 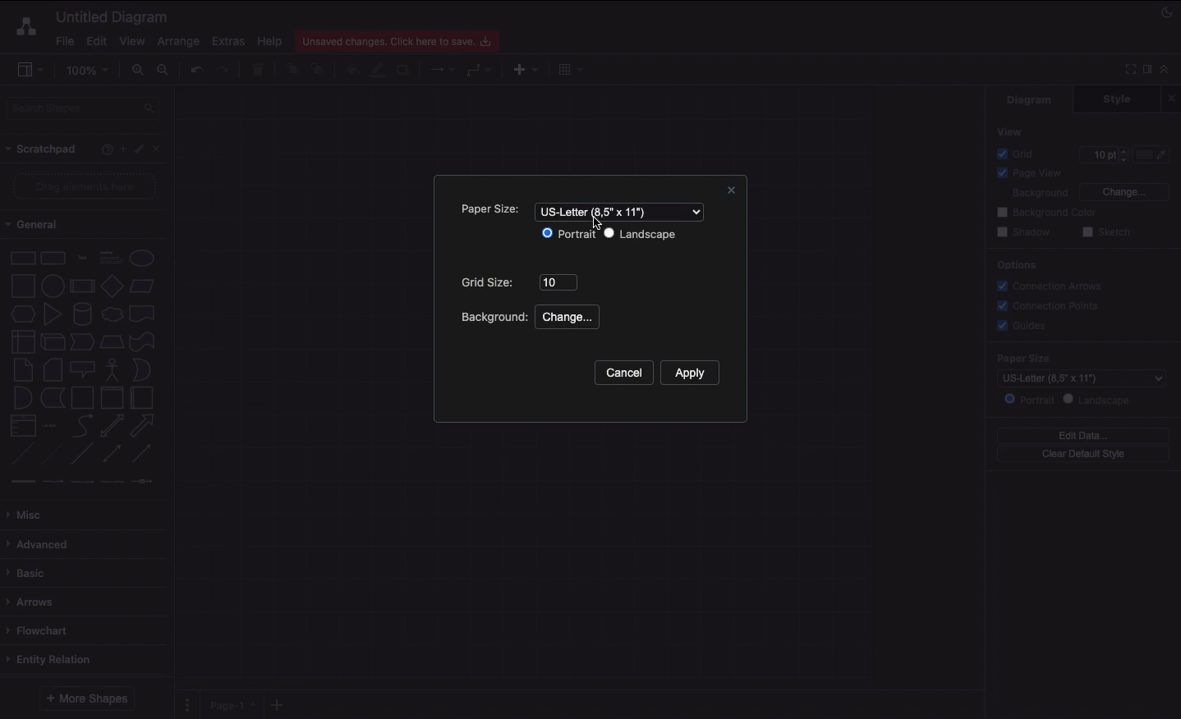 What do you see at coordinates (53, 314) in the screenshot?
I see `Triangle` at bounding box center [53, 314].